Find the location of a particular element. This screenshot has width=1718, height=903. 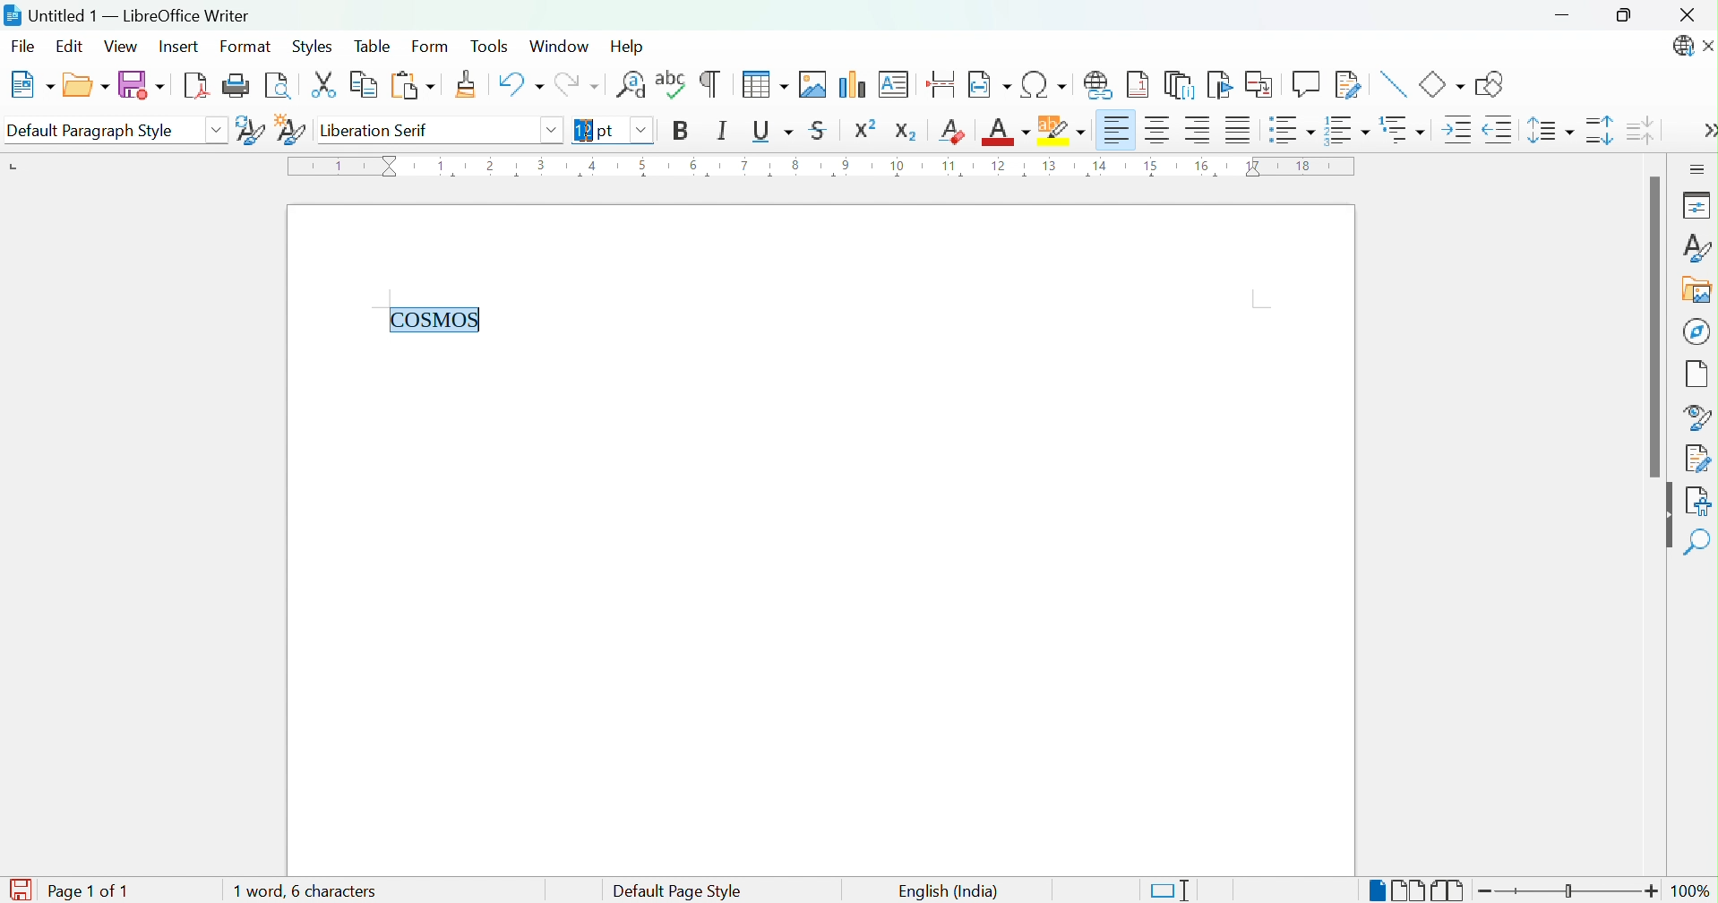

Gallery is located at coordinates (1696, 292).